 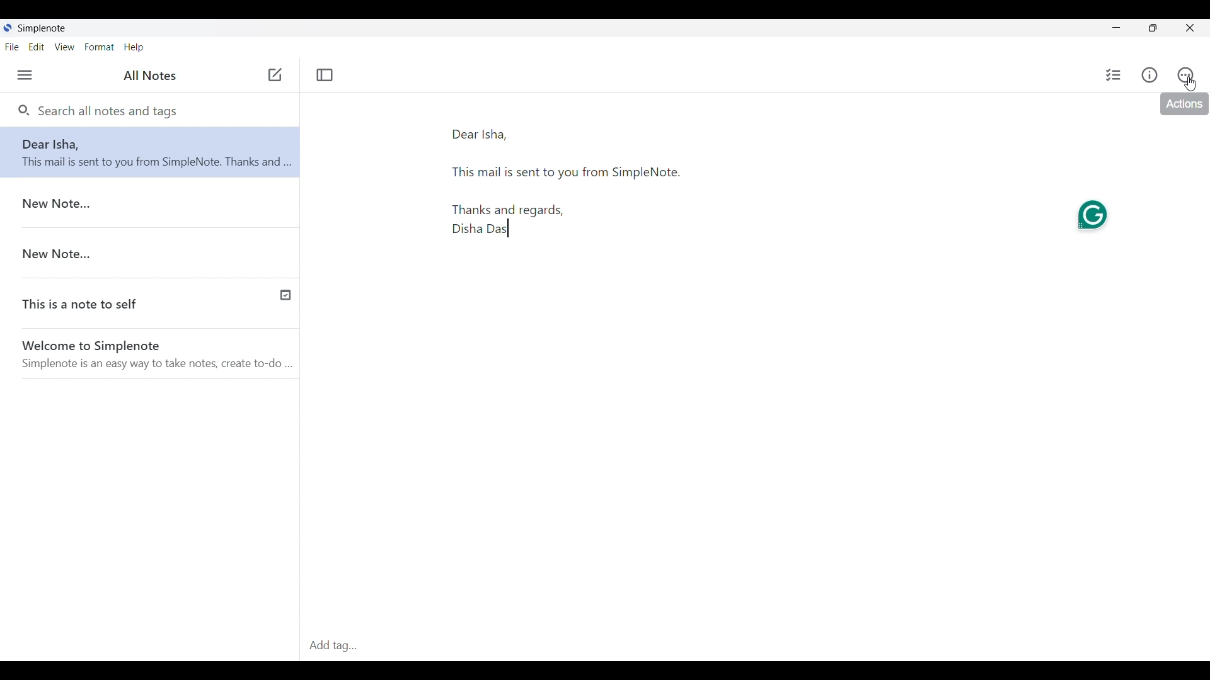 I want to click on Mail draft to disha  is pasted, so click(x=630, y=188).